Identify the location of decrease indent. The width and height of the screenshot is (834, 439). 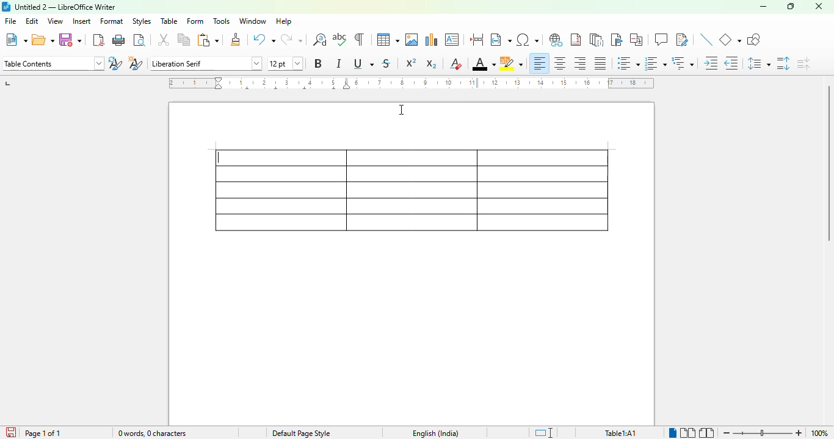
(732, 63).